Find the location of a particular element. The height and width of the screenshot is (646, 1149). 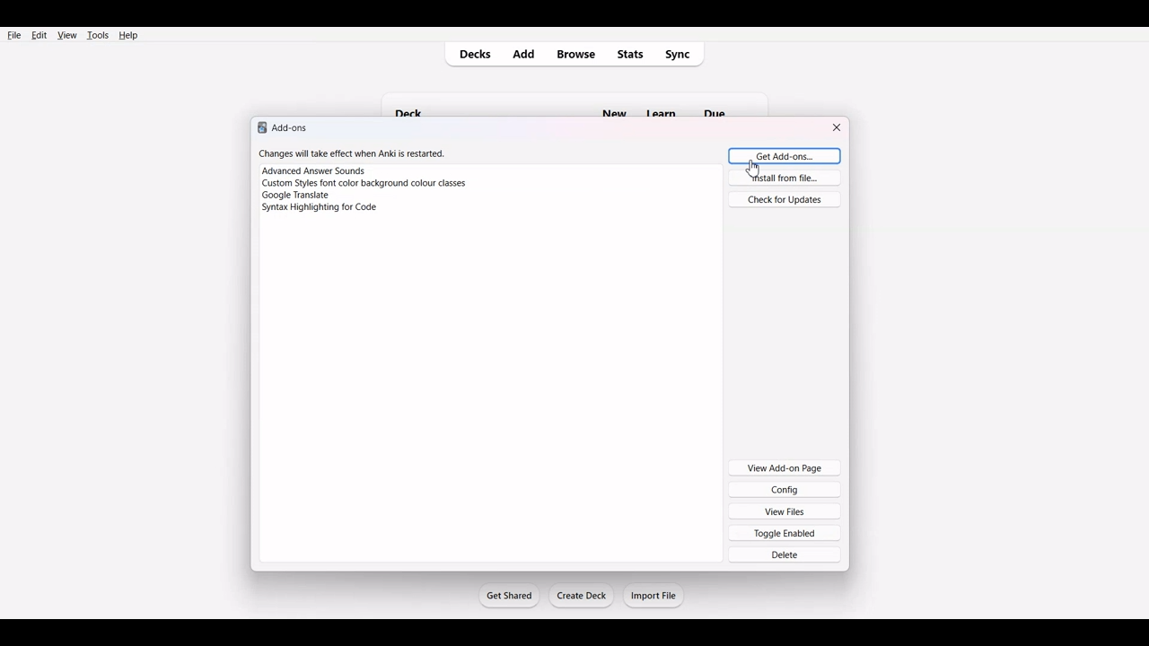

Close is located at coordinates (838, 127).